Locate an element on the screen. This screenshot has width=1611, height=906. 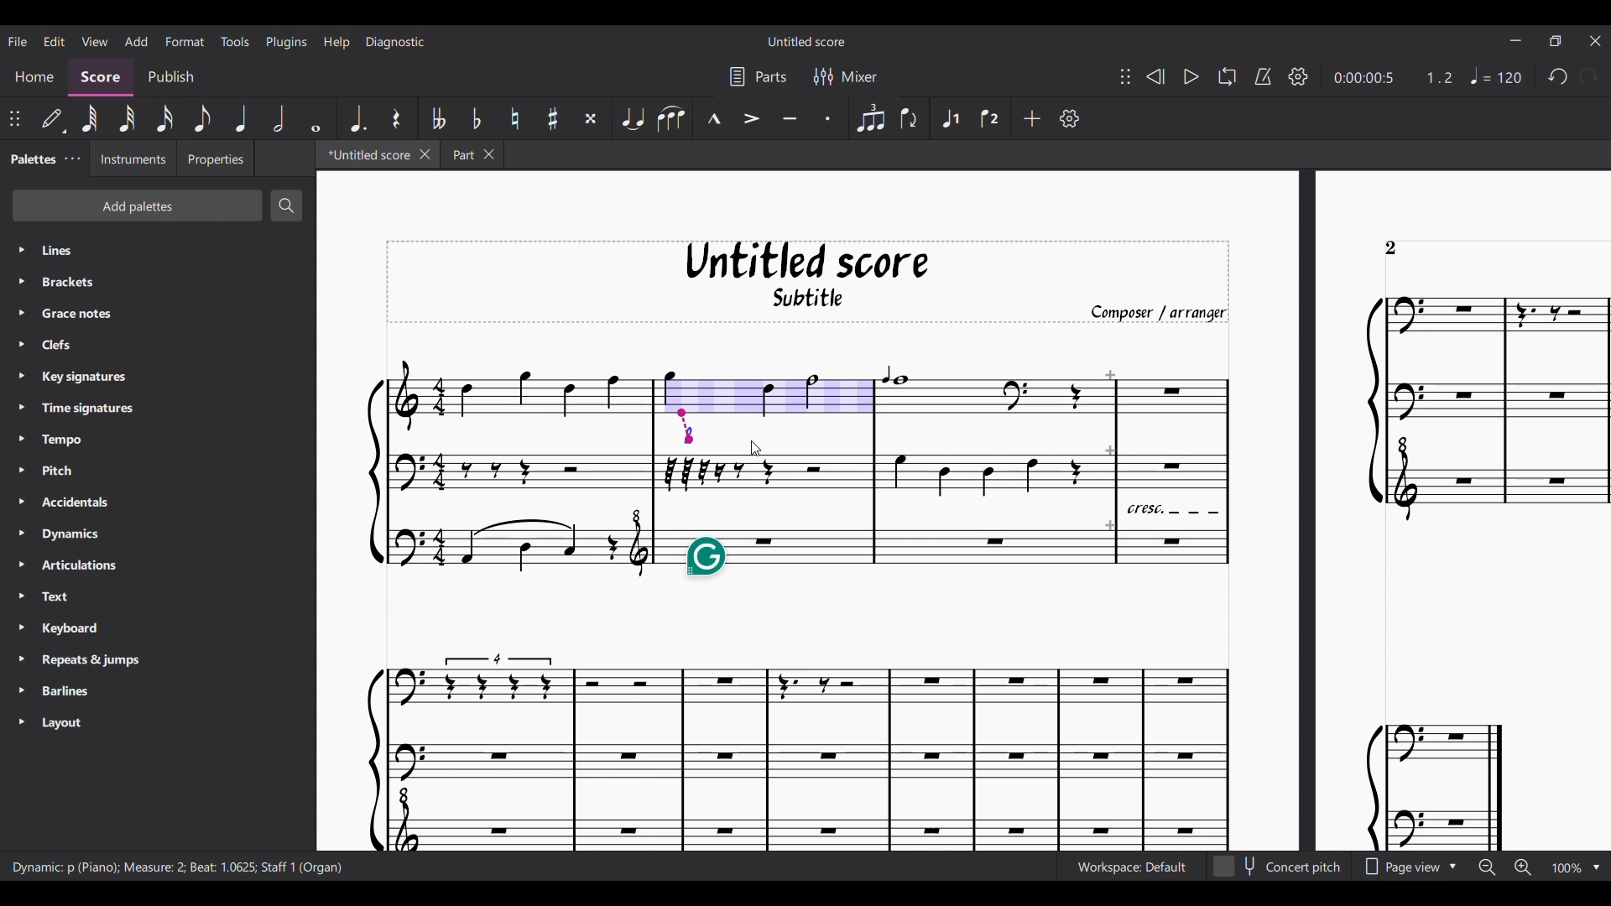
Add is located at coordinates (1031, 118).